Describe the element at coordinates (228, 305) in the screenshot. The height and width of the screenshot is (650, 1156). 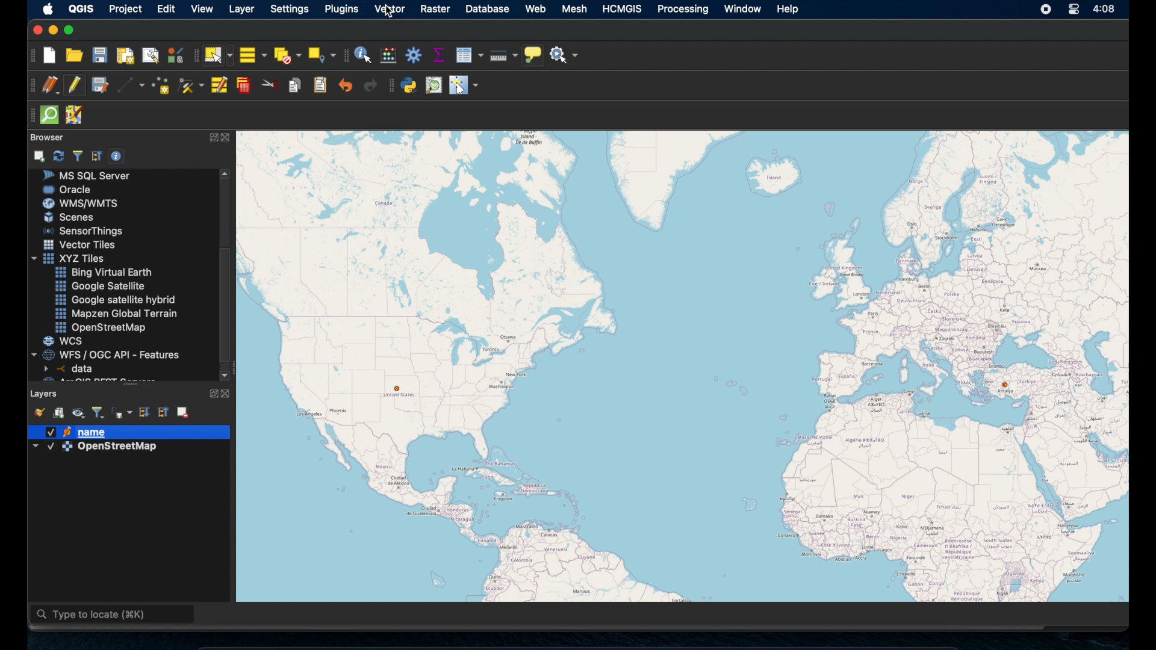
I see `scroll box` at that location.